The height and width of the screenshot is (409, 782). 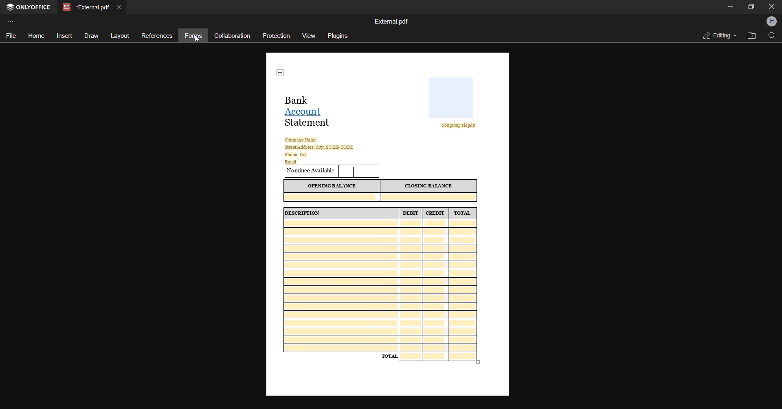 What do you see at coordinates (120, 36) in the screenshot?
I see `layout` at bounding box center [120, 36].